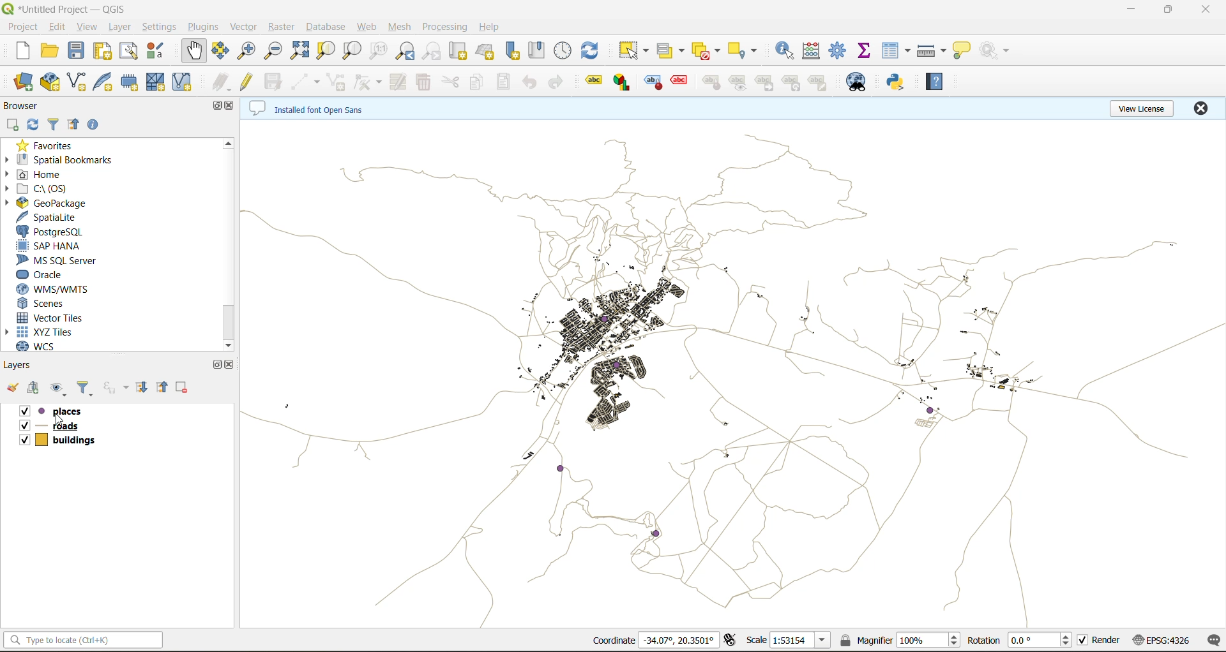 This screenshot has width=1226, height=652. I want to click on processing, so click(446, 27).